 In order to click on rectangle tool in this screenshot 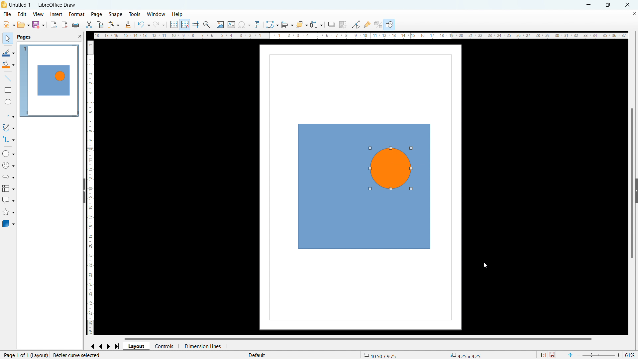, I will do `click(8, 90)`.